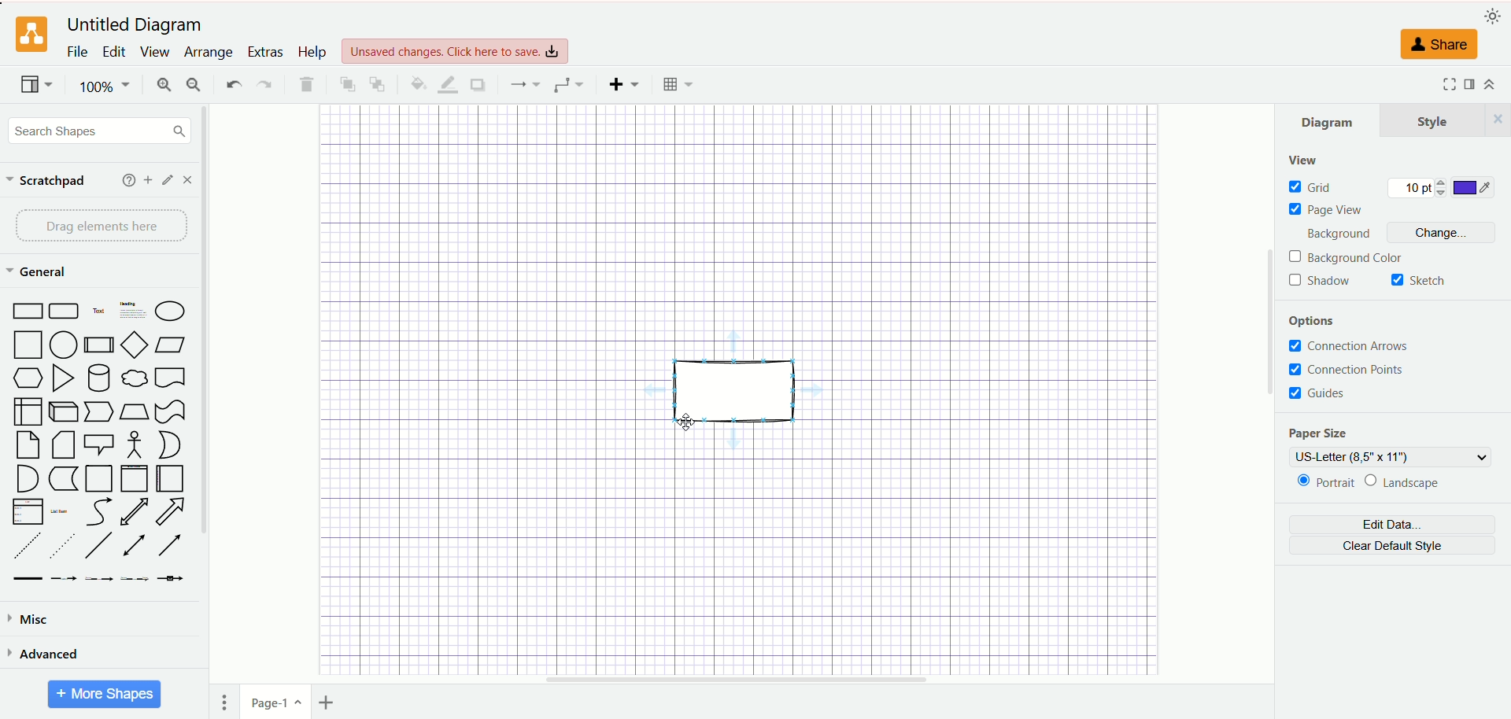  What do you see at coordinates (567, 84) in the screenshot?
I see `waypoint` at bounding box center [567, 84].